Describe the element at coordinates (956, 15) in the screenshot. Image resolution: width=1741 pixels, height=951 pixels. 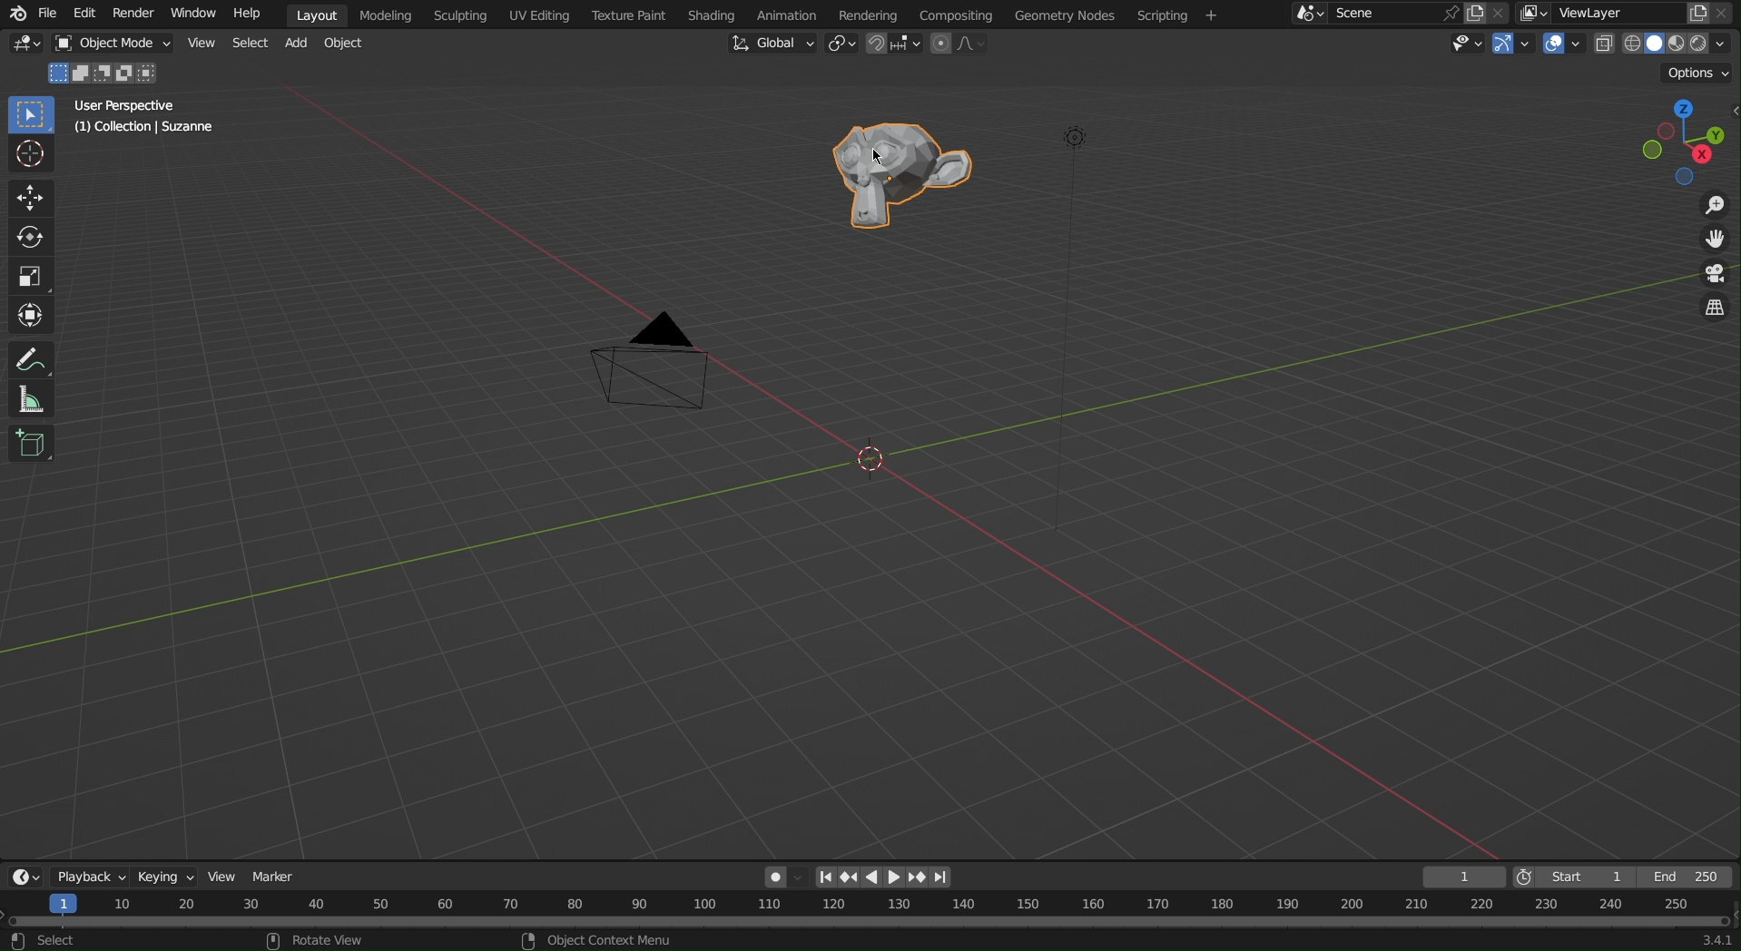
I see `Compositing` at that location.